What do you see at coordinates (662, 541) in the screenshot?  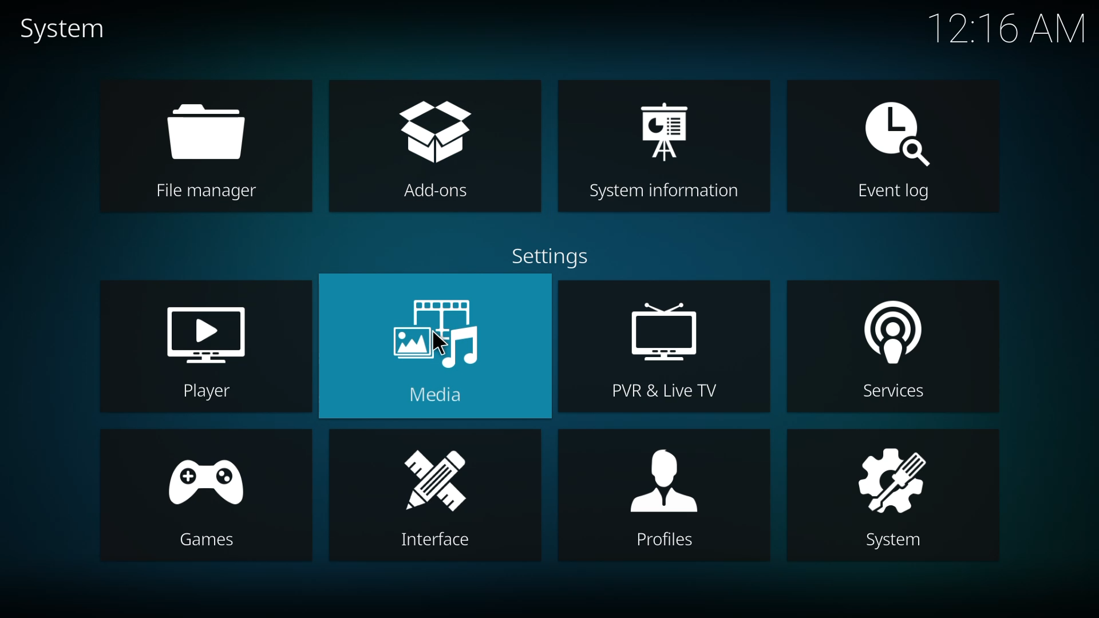 I see `Profiles` at bounding box center [662, 541].